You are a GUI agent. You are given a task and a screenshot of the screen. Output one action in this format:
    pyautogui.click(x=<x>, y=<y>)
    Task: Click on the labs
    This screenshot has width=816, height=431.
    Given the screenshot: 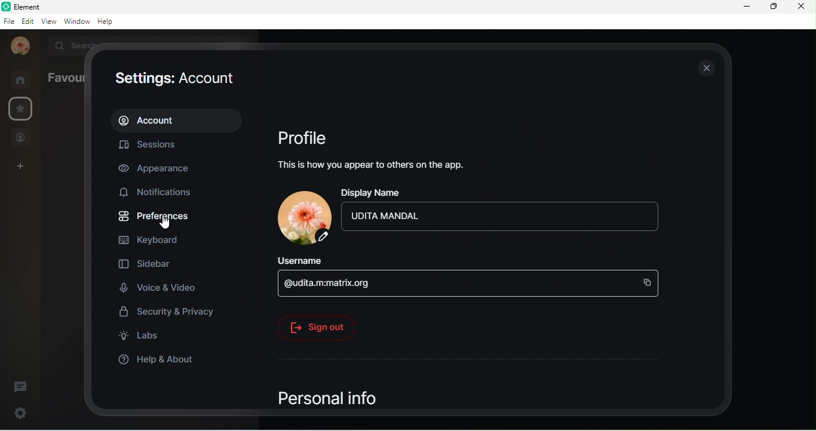 What is the action you would take?
    pyautogui.click(x=146, y=338)
    